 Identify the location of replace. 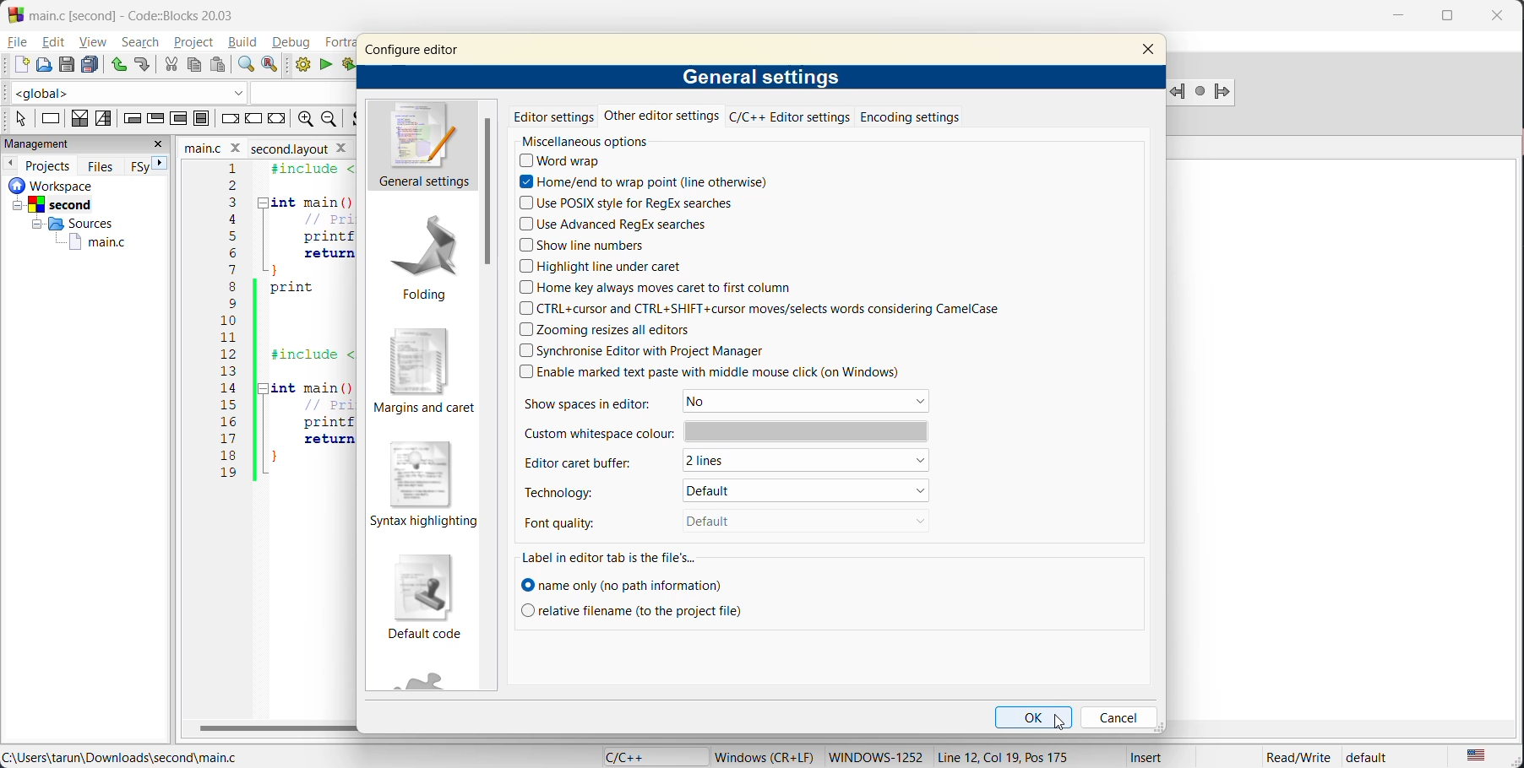
(274, 65).